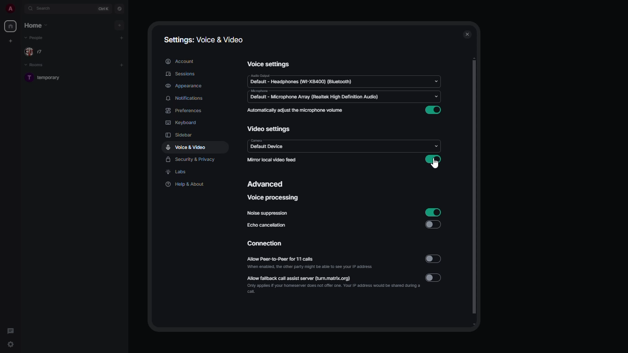  Describe the element at coordinates (46, 8) in the screenshot. I see `search` at that location.